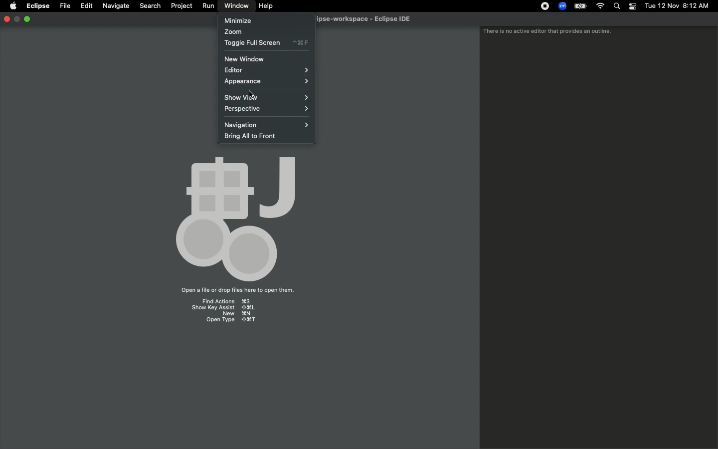  What do you see at coordinates (65, 5) in the screenshot?
I see `File` at bounding box center [65, 5].